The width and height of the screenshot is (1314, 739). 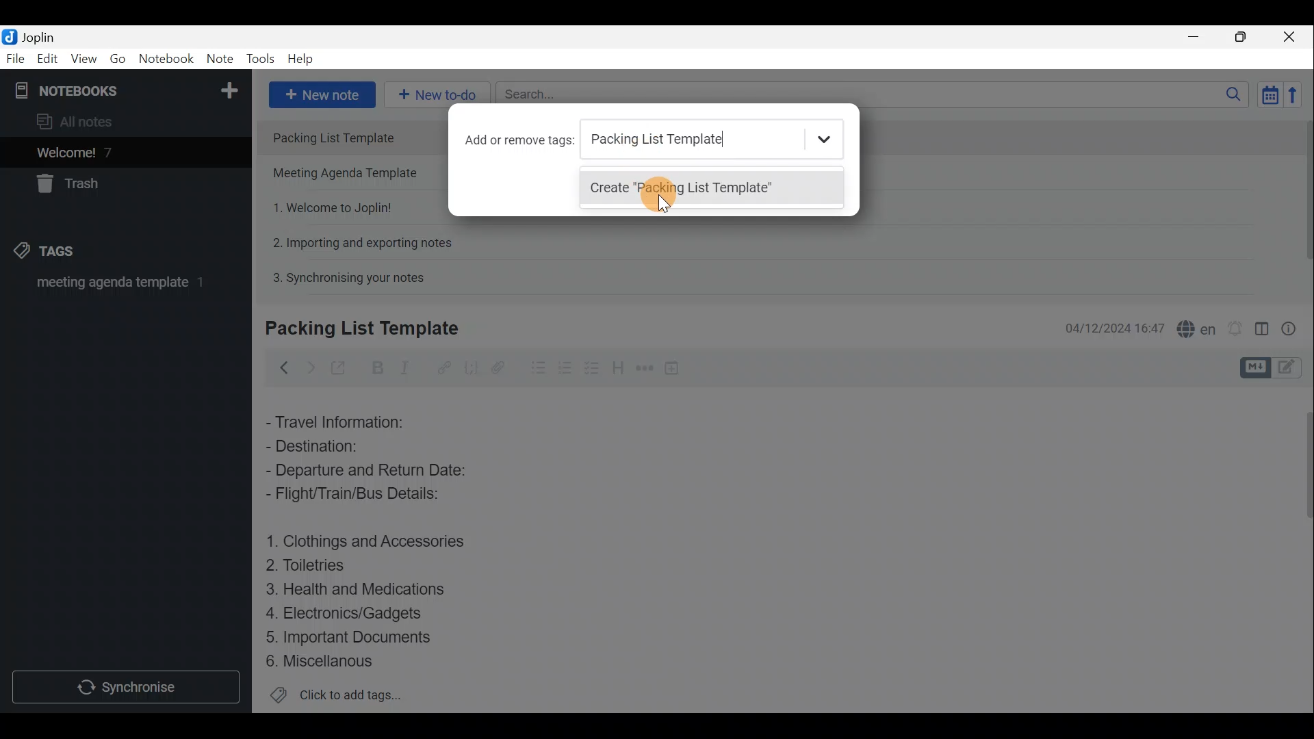 What do you see at coordinates (66, 253) in the screenshot?
I see `Tags` at bounding box center [66, 253].